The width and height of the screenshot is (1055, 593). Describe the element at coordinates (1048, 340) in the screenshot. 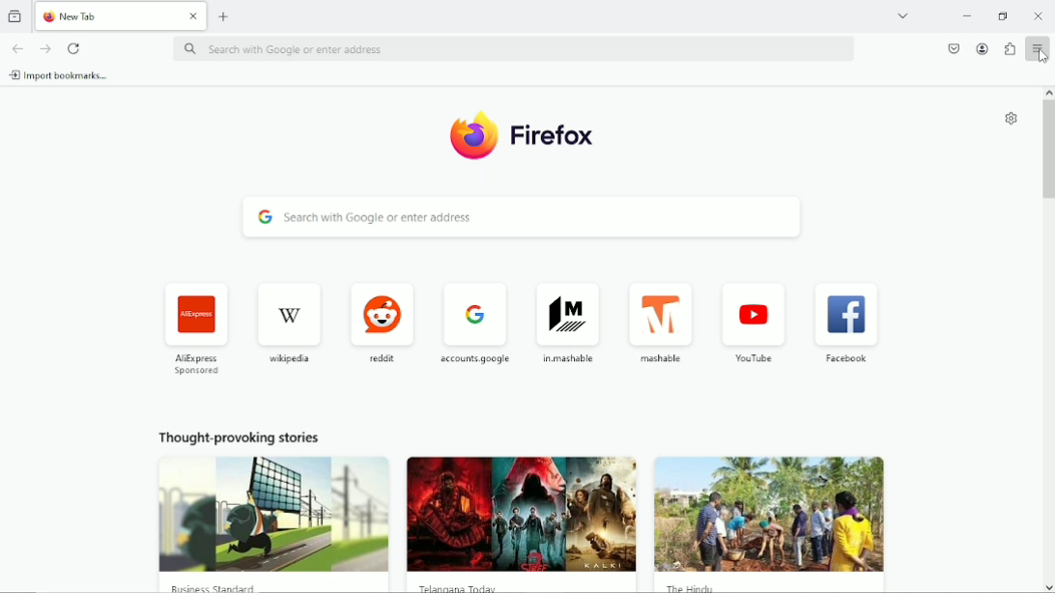

I see `vertical scroll bar` at that location.